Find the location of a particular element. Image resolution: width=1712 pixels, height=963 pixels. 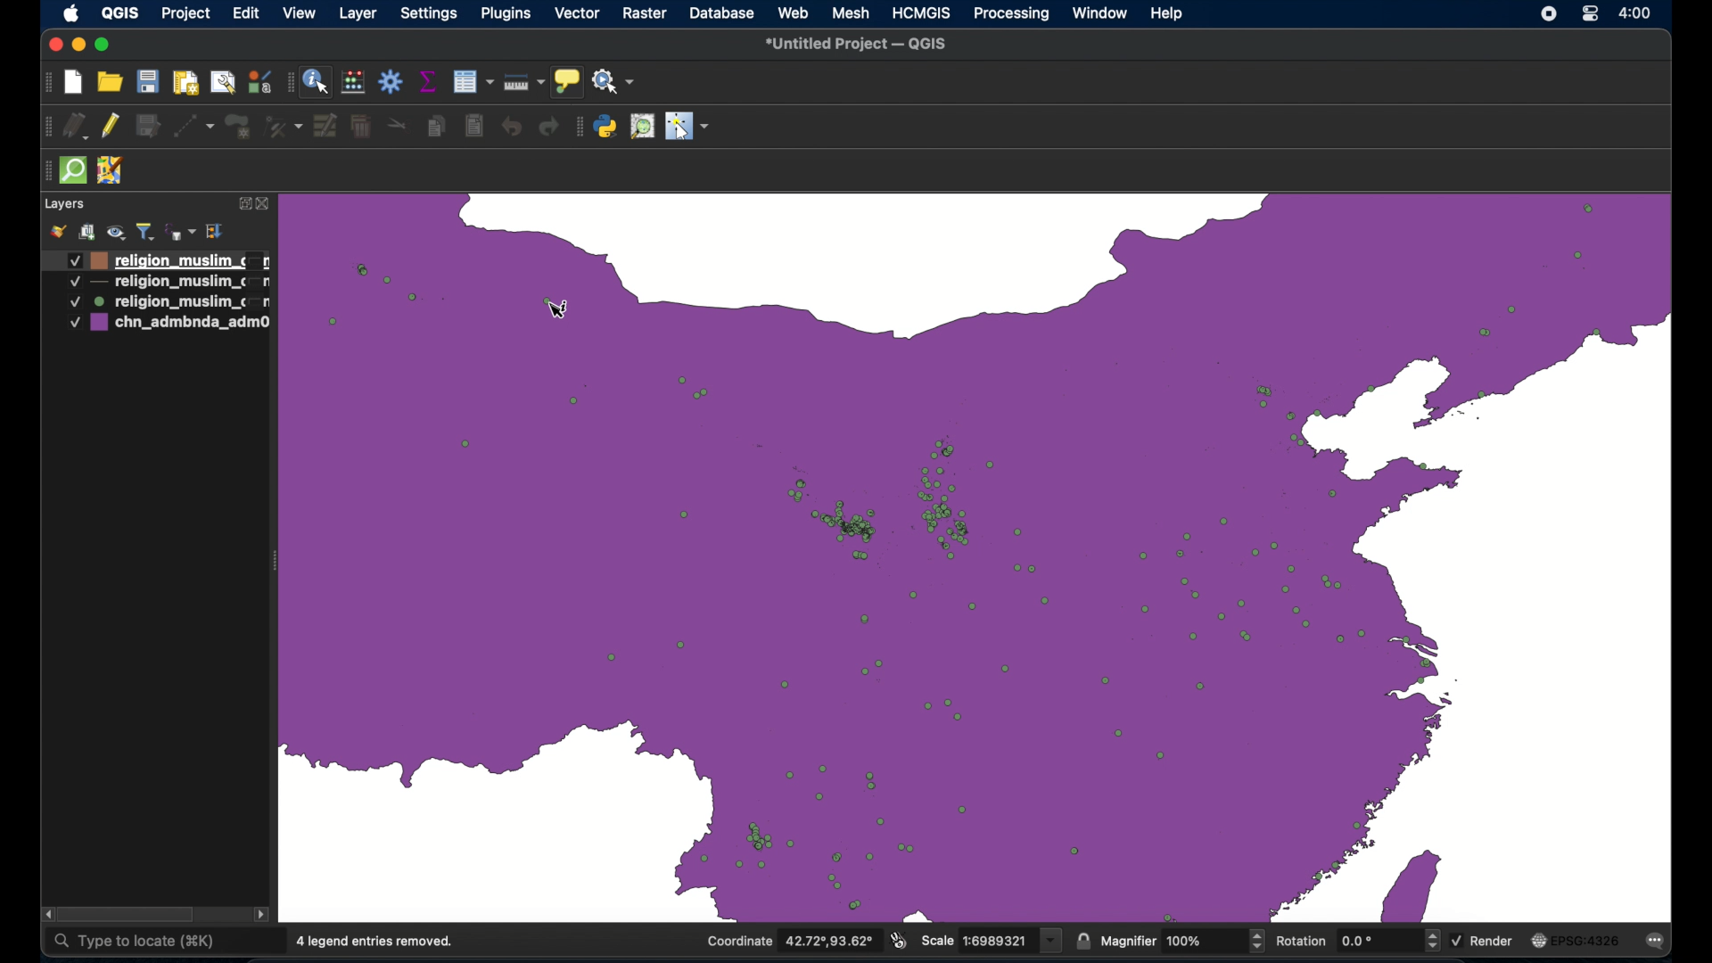

settings is located at coordinates (429, 14).